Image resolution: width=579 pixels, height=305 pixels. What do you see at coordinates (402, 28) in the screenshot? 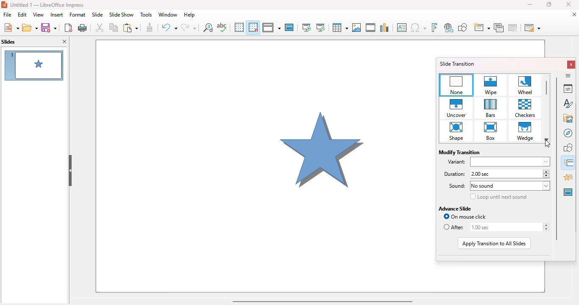
I see `insert text box` at bounding box center [402, 28].